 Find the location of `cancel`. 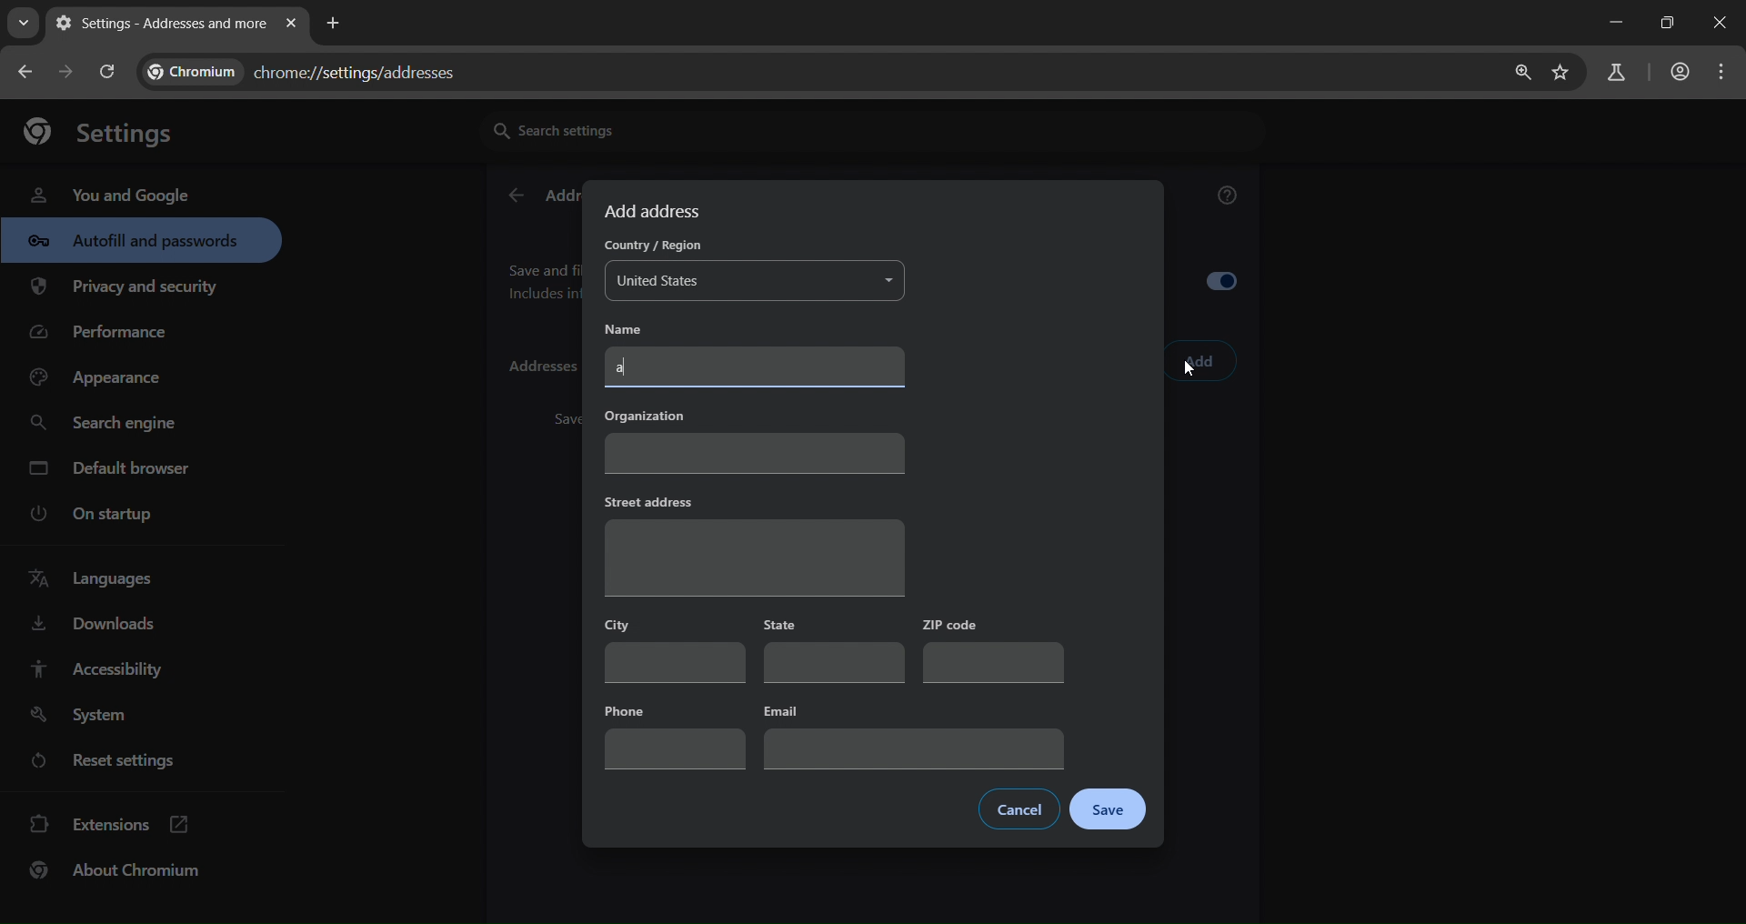

cancel is located at coordinates (1020, 808).